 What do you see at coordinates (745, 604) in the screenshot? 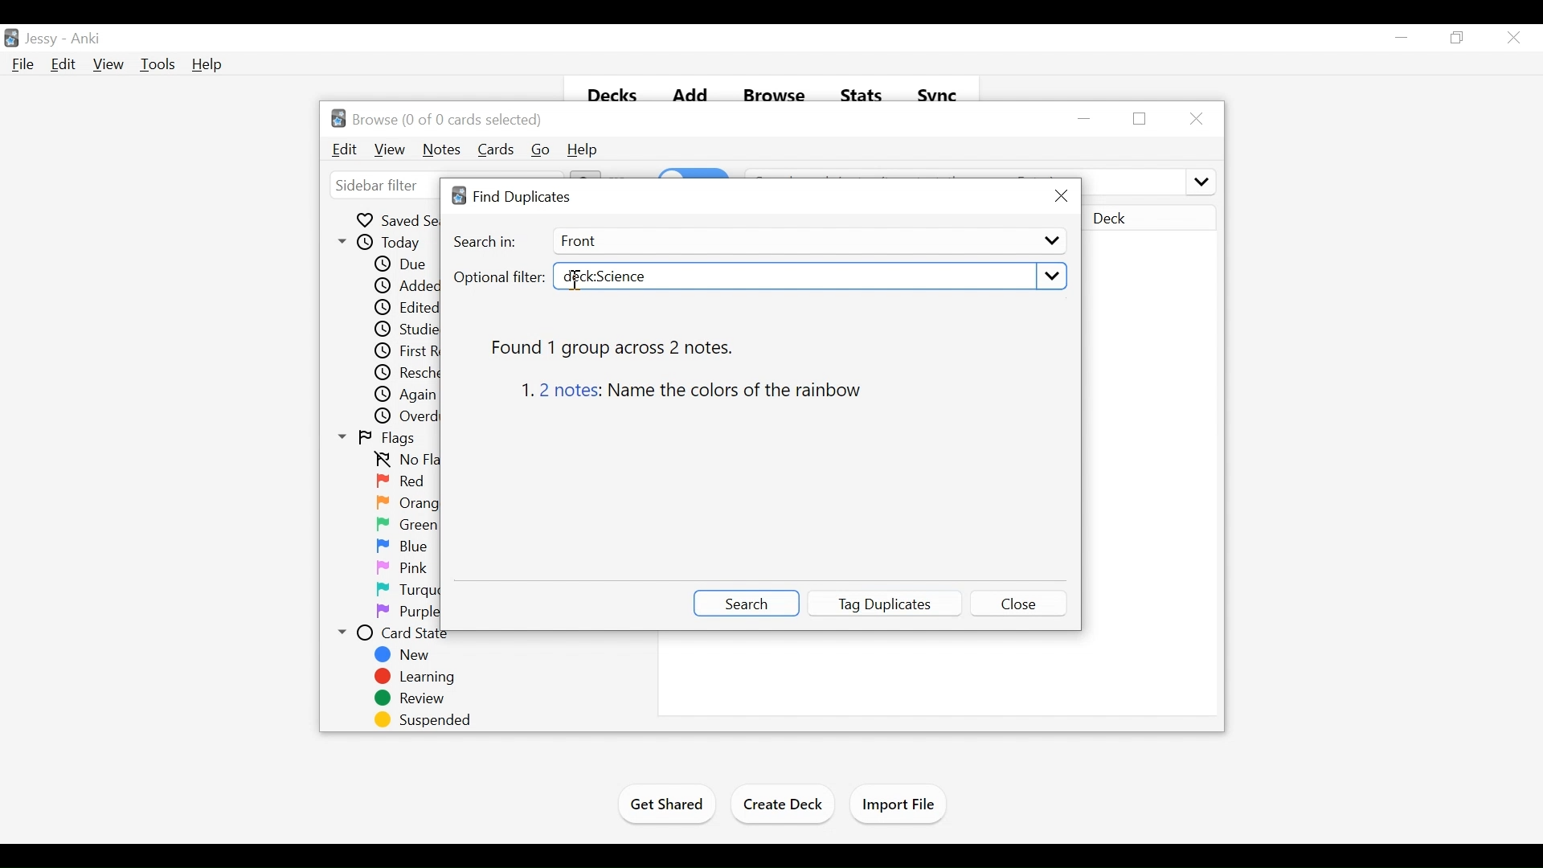
I see `Search` at bounding box center [745, 604].